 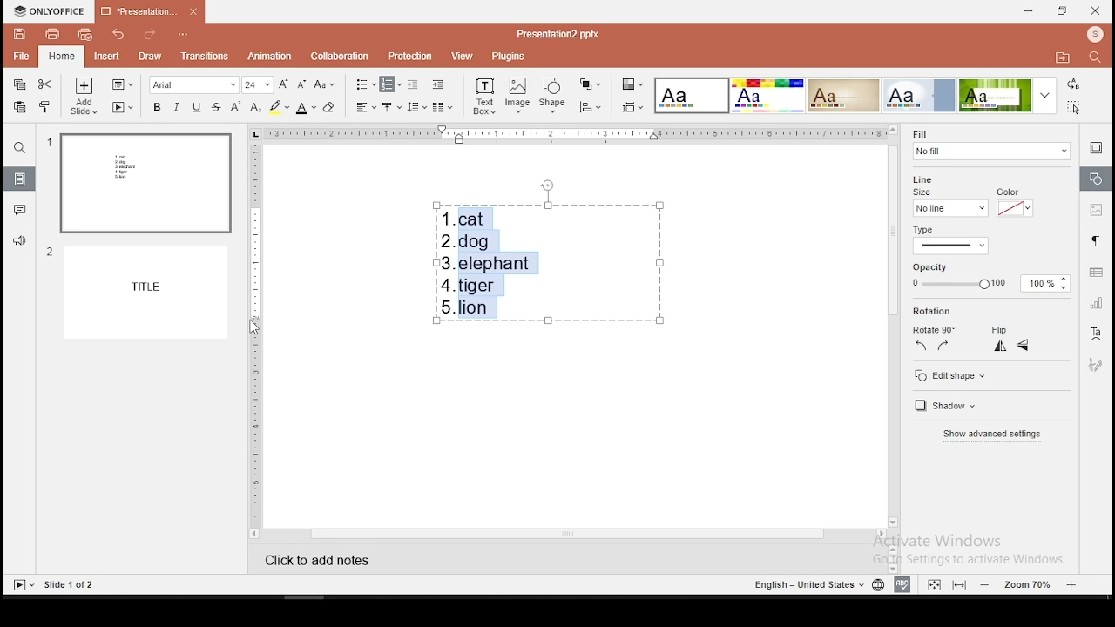 I want to click on home, so click(x=60, y=54).